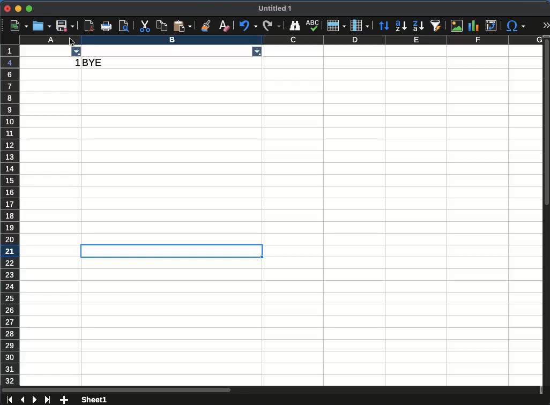 This screenshot has width=550, height=405. I want to click on special characters, so click(515, 26).